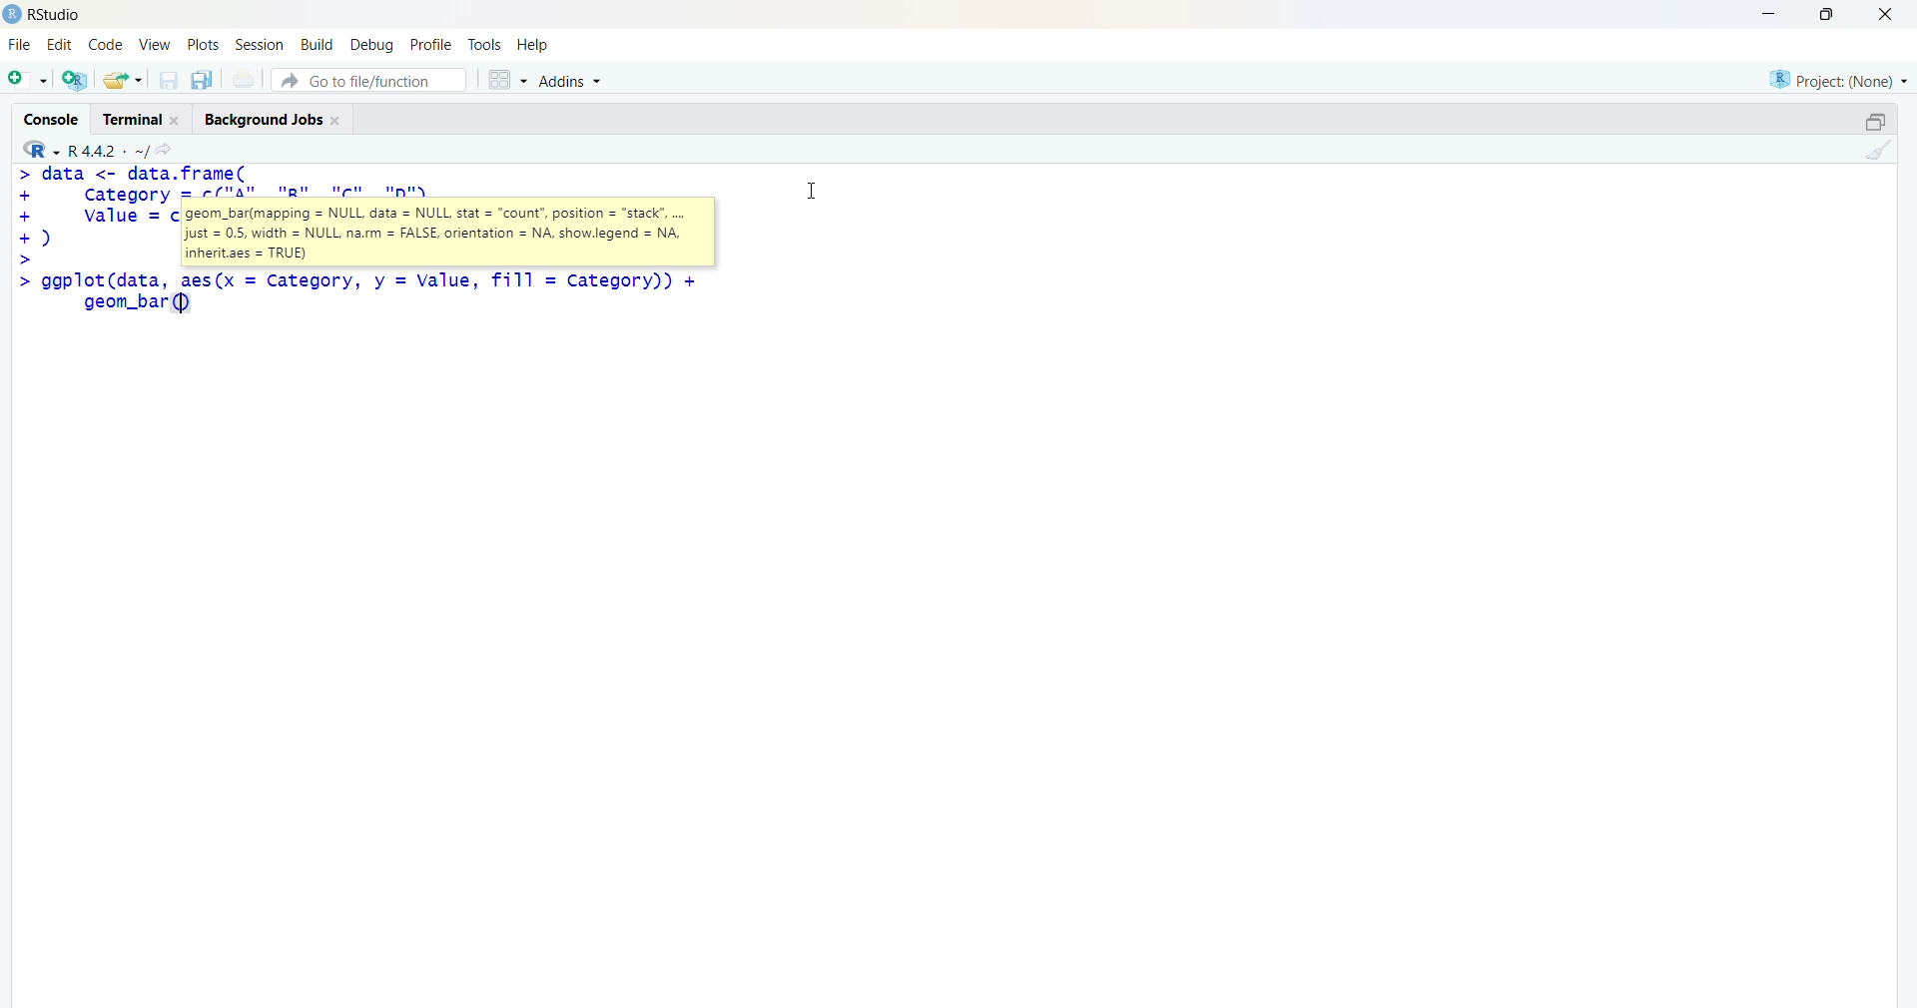  Describe the element at coordinates (13, 14) in the screenshot. I see `logo` at that location.